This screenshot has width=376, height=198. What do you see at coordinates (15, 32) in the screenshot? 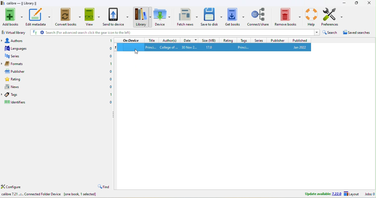
I see `virtual library` at bounding box center [15, 32].